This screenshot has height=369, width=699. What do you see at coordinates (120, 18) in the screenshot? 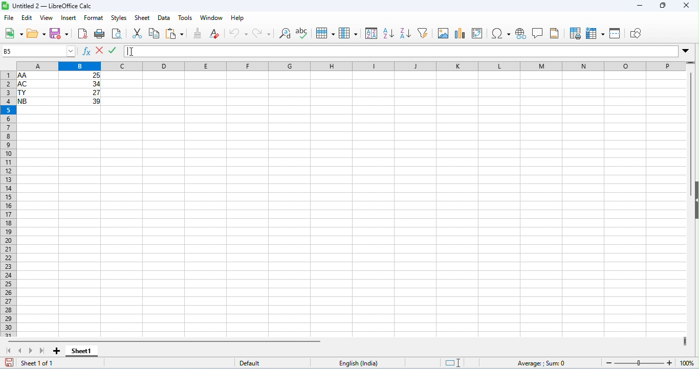
I see `styles` at bounding box center [120, 18].